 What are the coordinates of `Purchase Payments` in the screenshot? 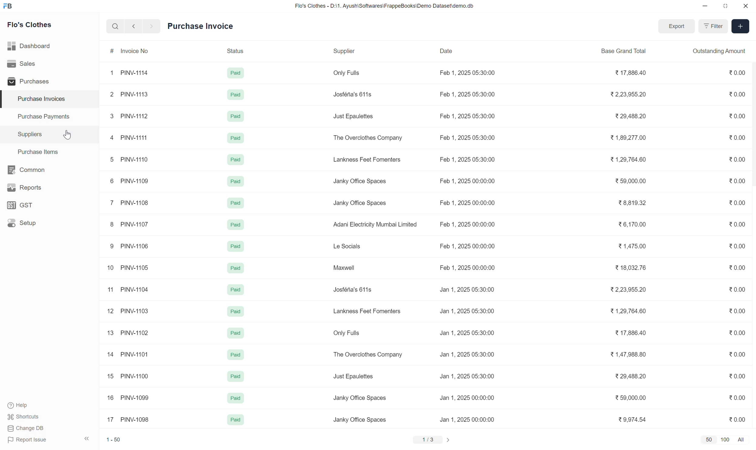 It's located at (49, 117).